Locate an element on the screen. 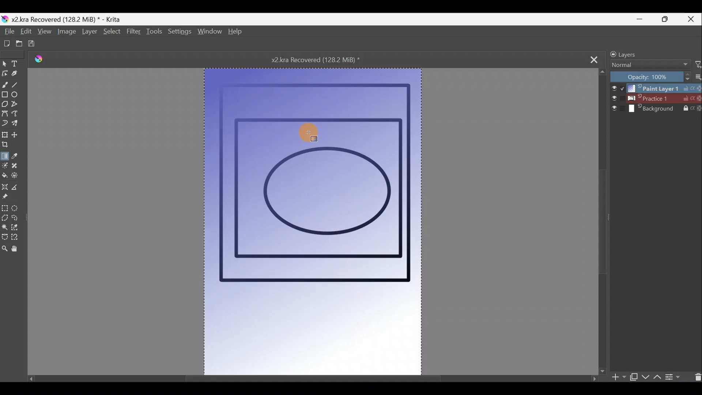 This screenshot has height=395, width=702. Krita logo is located at coordinates (44, 60).